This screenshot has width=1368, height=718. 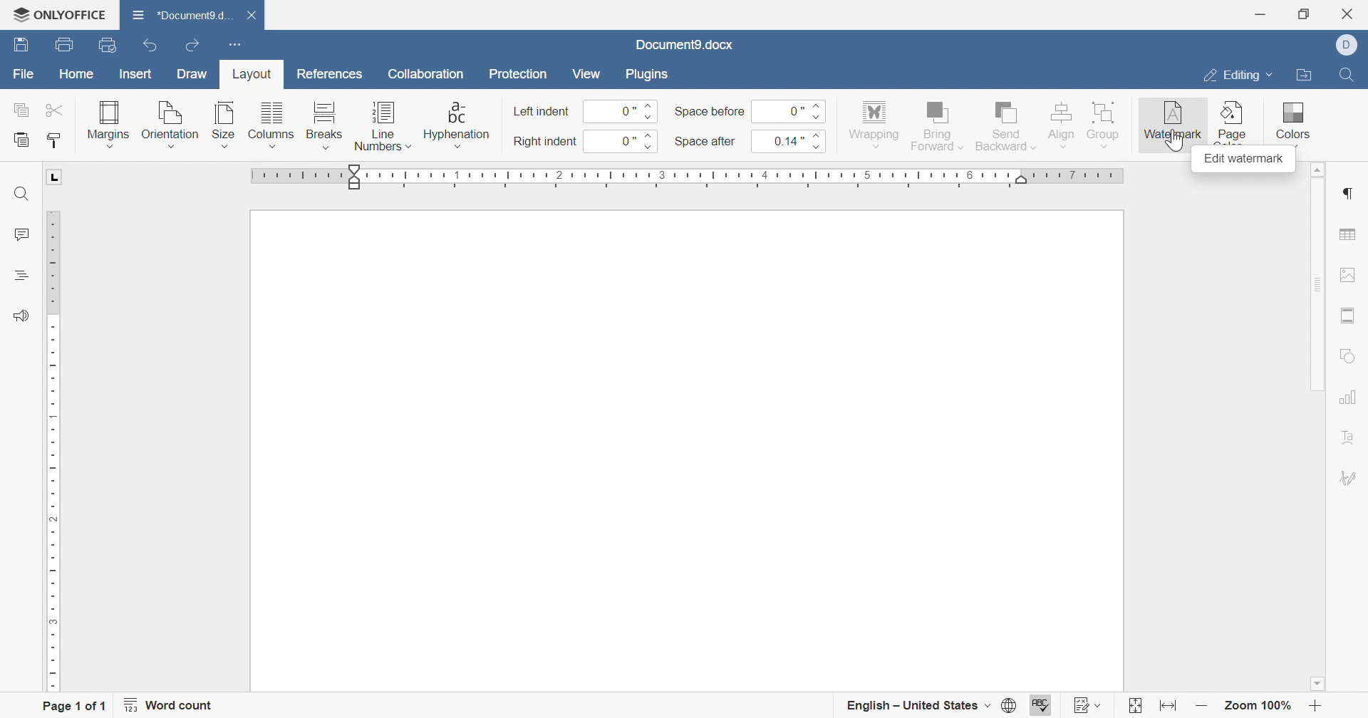 I want to click on zoom out, so click(x=1202, y=707).